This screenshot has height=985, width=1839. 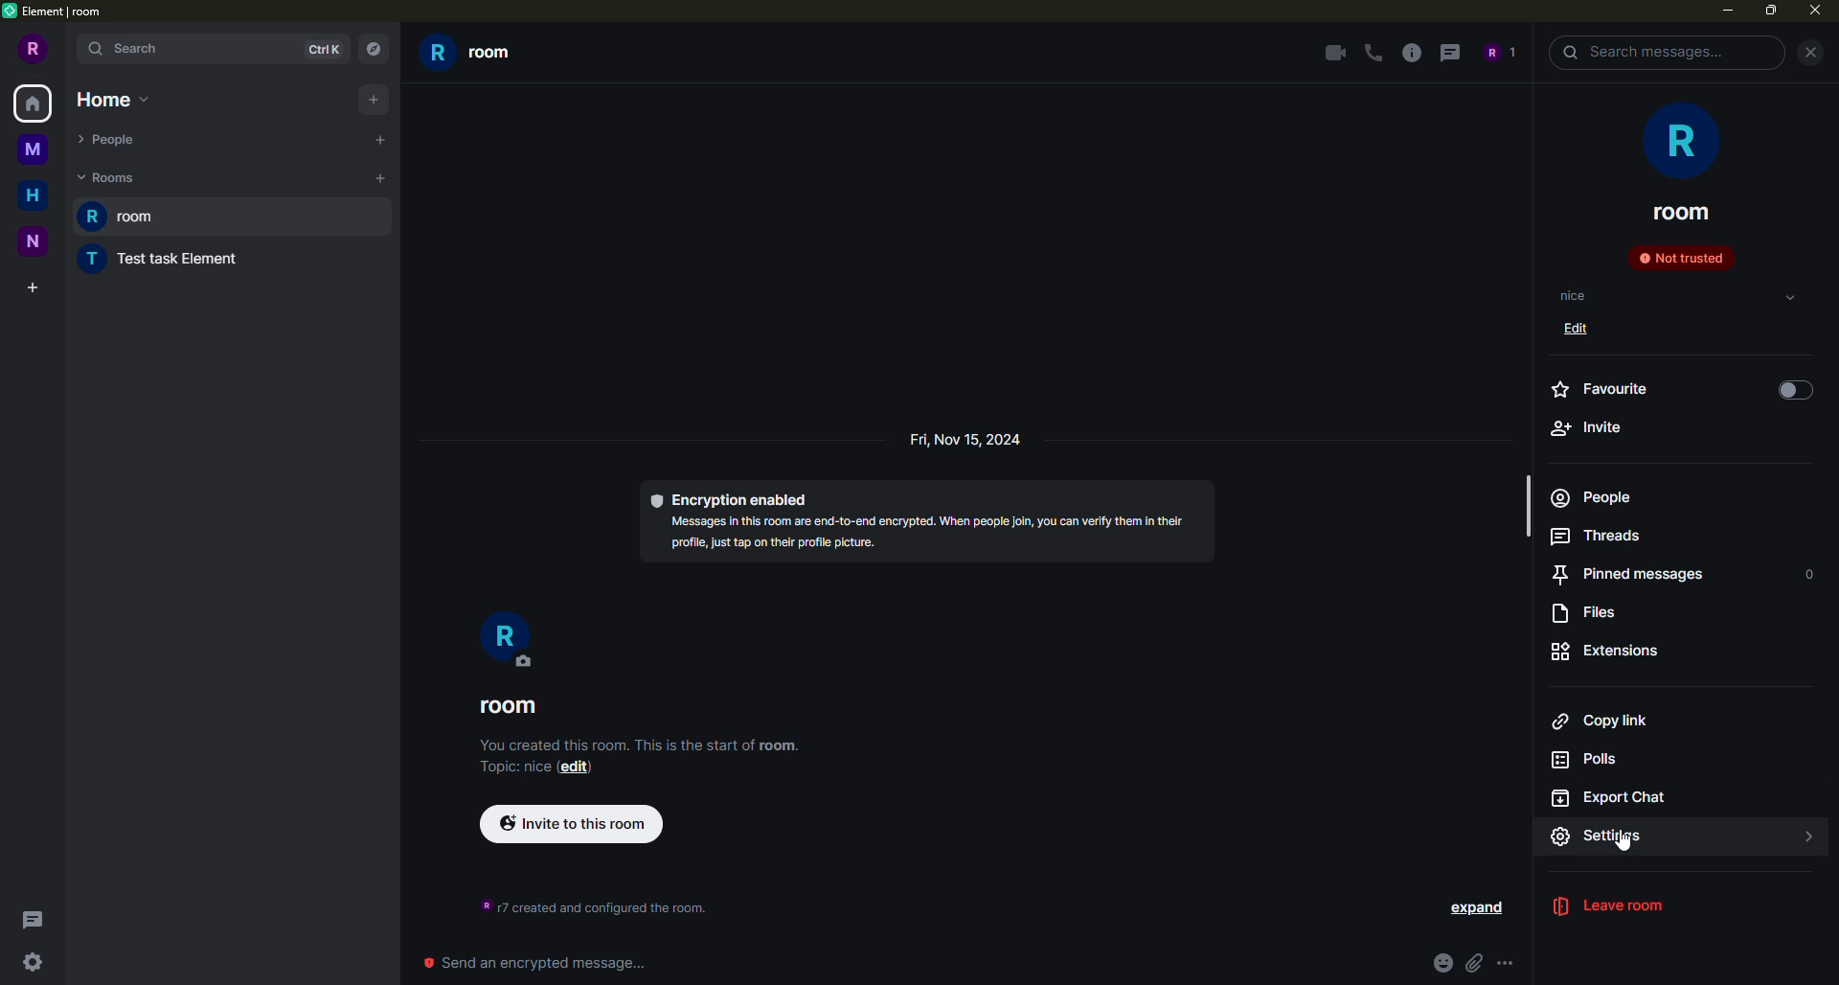 What do you see at coordinates (1586, 427) in the screenshot?
I see `invite` at bounding box center [1586, 427].